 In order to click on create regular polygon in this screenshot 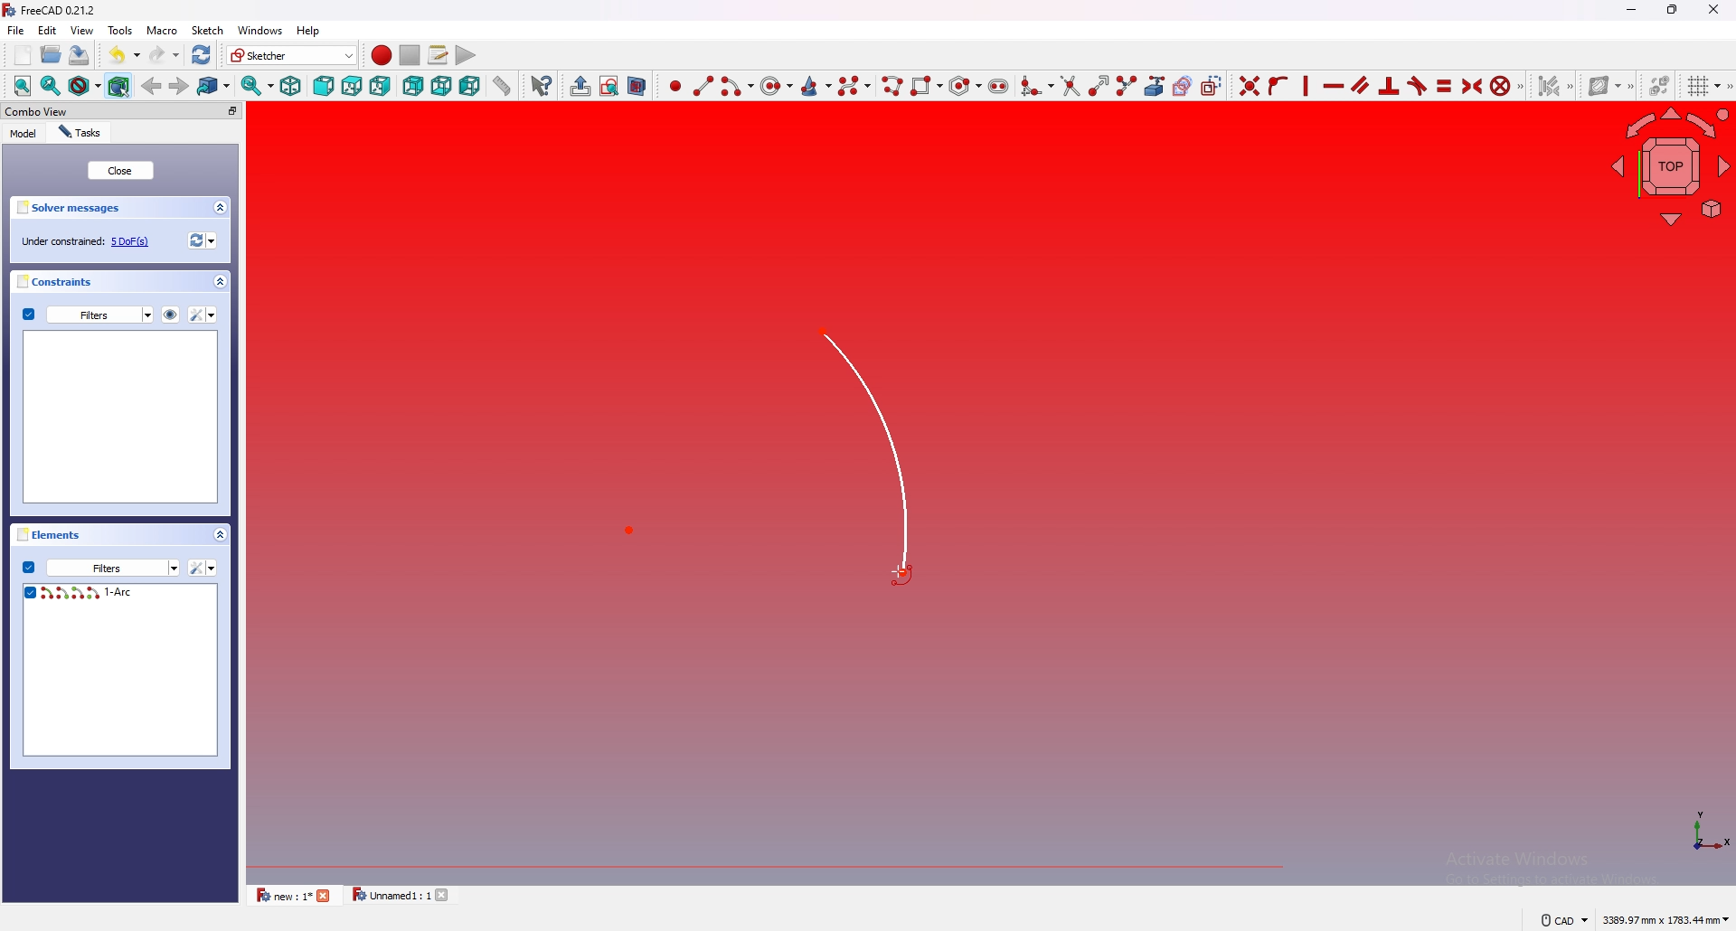, I will do `click(965, 86)`.